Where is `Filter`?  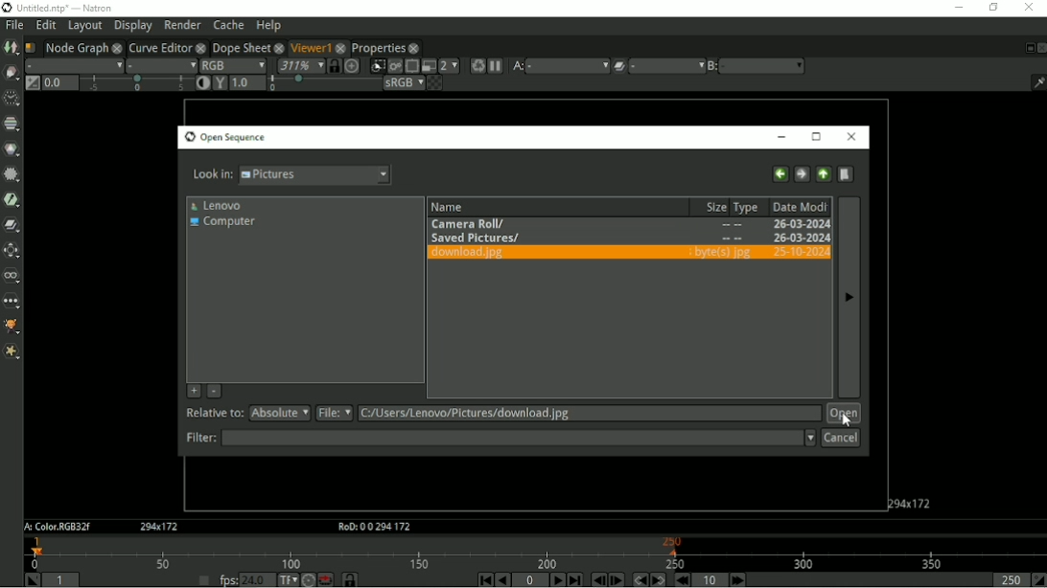 Filter is located at coordinates (519, 439).